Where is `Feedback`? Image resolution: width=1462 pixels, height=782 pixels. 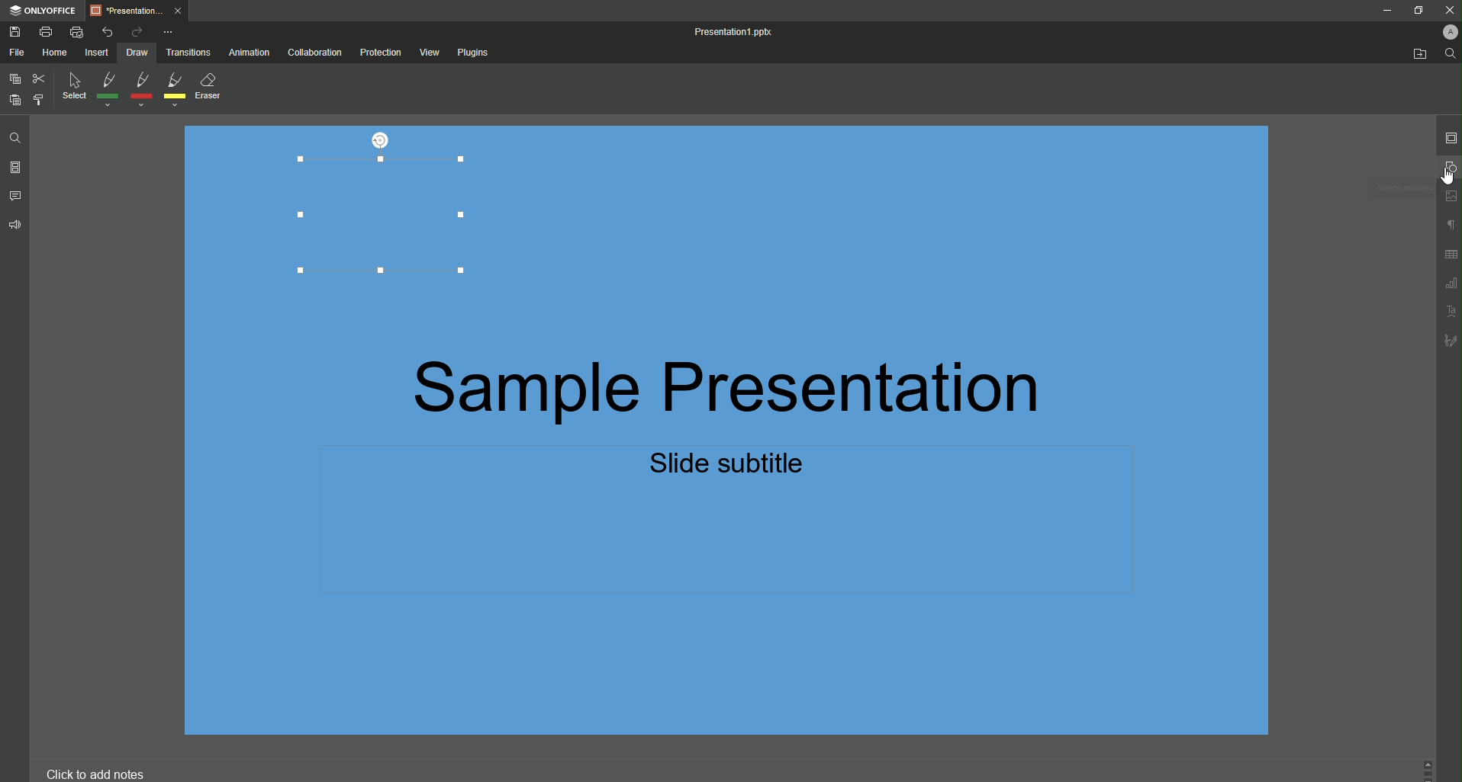
Feedback is located at coordinates (14, 228).